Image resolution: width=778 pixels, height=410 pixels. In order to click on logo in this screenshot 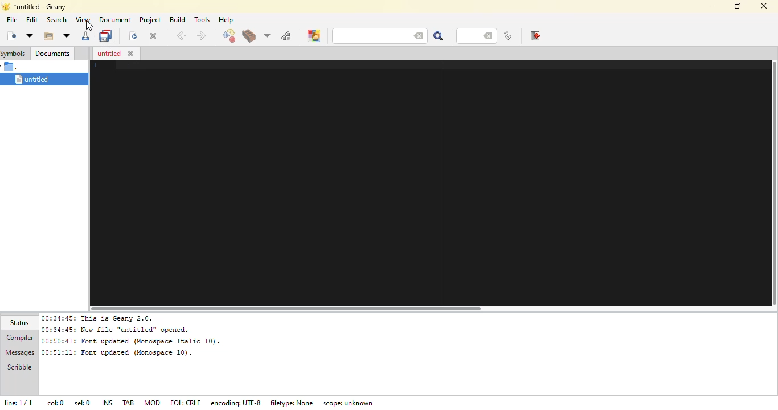, I will do `click(5, 6)`.